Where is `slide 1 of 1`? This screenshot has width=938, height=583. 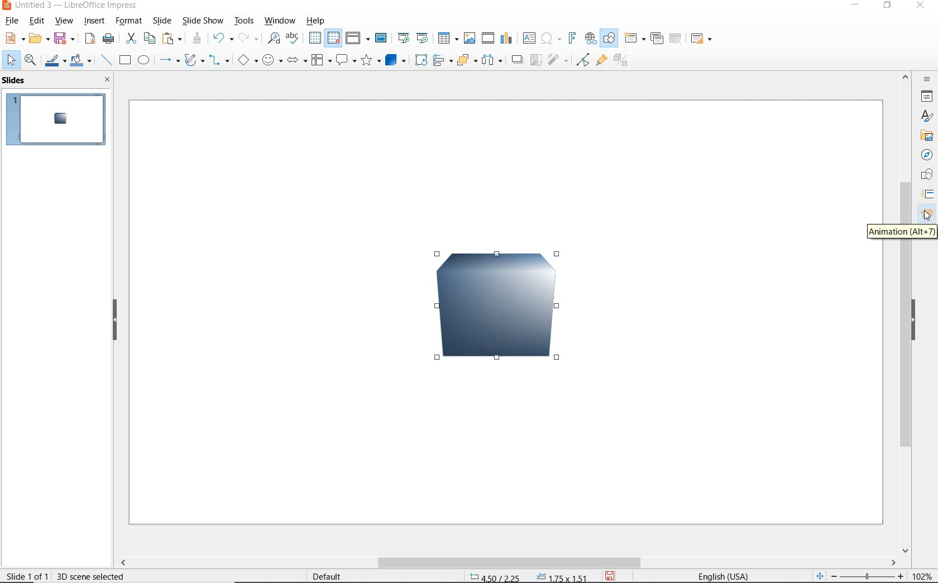 slide 1 of 1 is located at coordinates (27, 575).